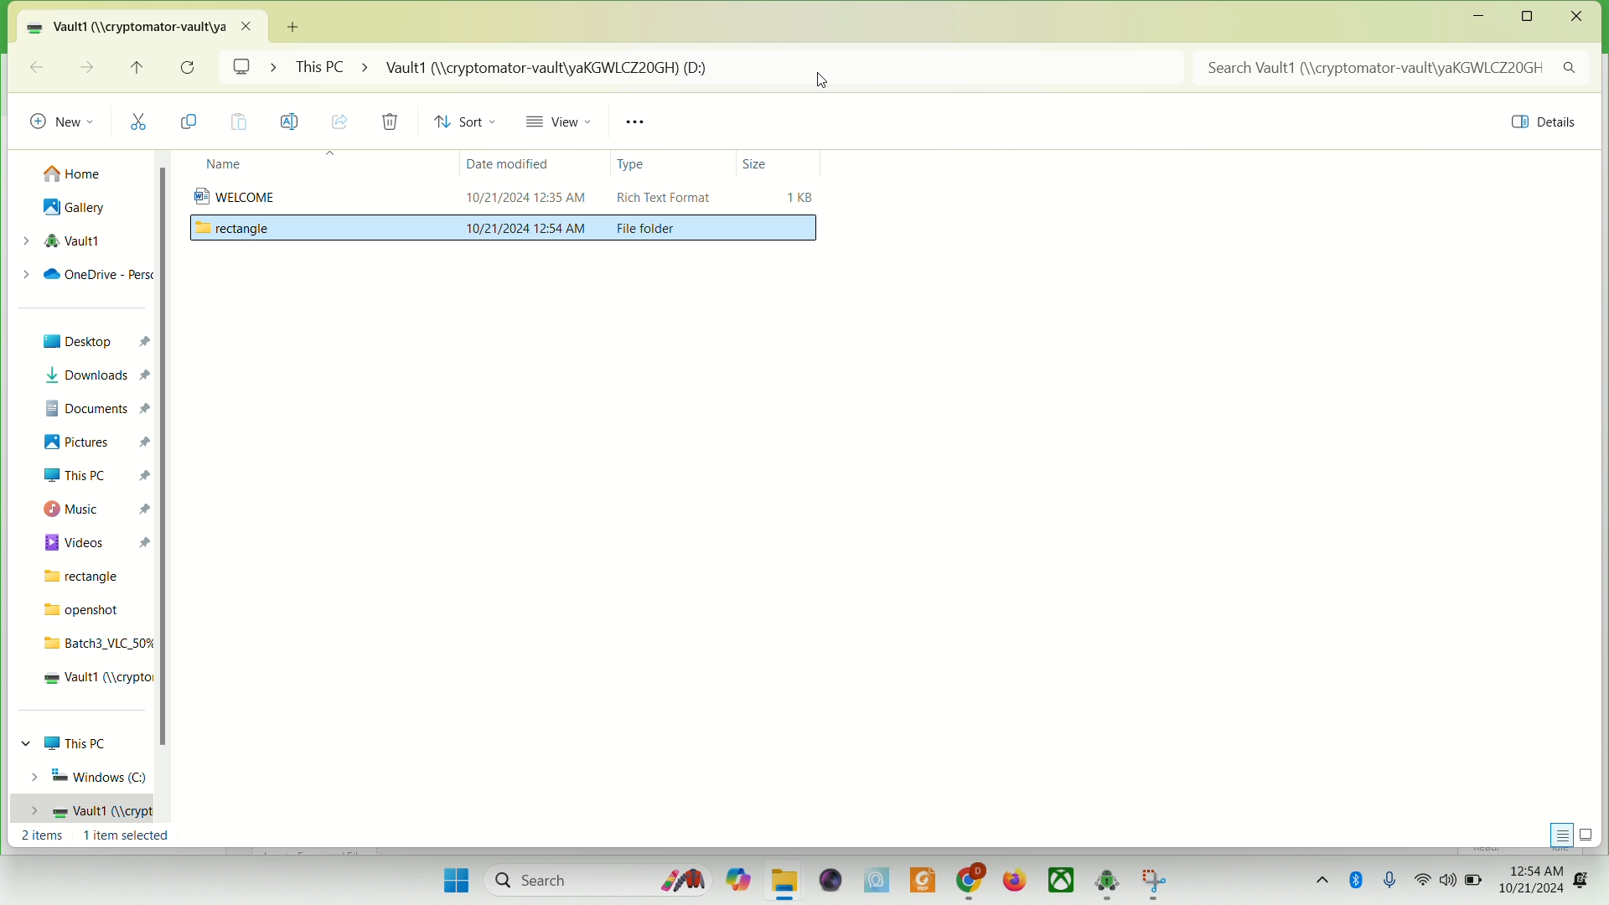  What do you see at coordinates (147, 25) in the screenshot?
I see `vault1 location` at bounding box center [147, 25].